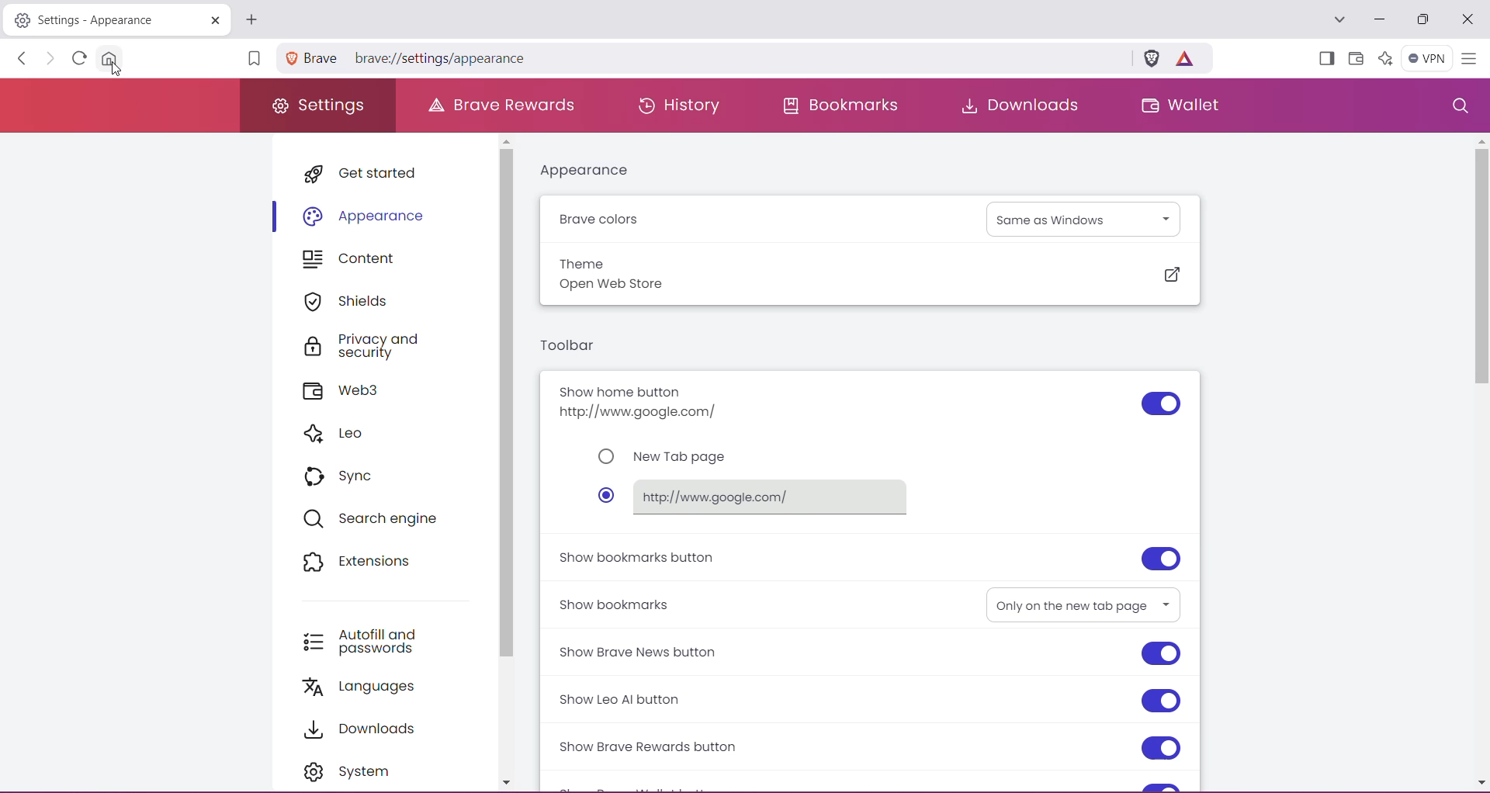 Image resolution: width=1490 pixels, height=793 pixels. I want to click on Set Brave colors from the list, so click(1086, 218).